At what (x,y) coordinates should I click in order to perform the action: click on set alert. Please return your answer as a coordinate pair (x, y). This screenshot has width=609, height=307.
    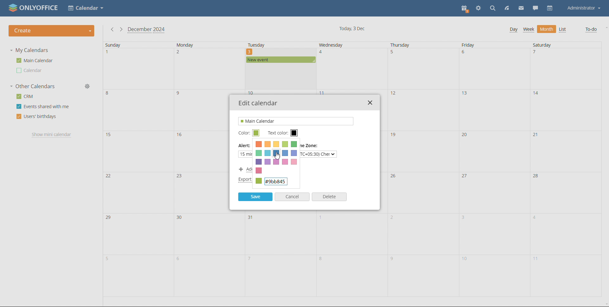
    Looking at the image, I should click on (264, 154).